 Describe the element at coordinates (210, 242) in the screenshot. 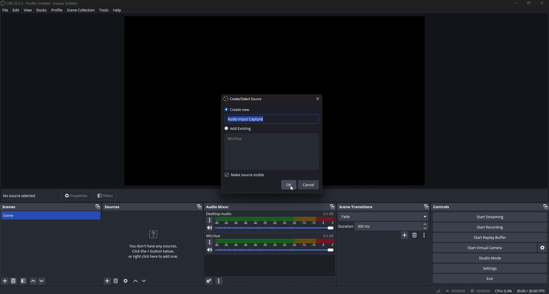

I see `options` at that location.